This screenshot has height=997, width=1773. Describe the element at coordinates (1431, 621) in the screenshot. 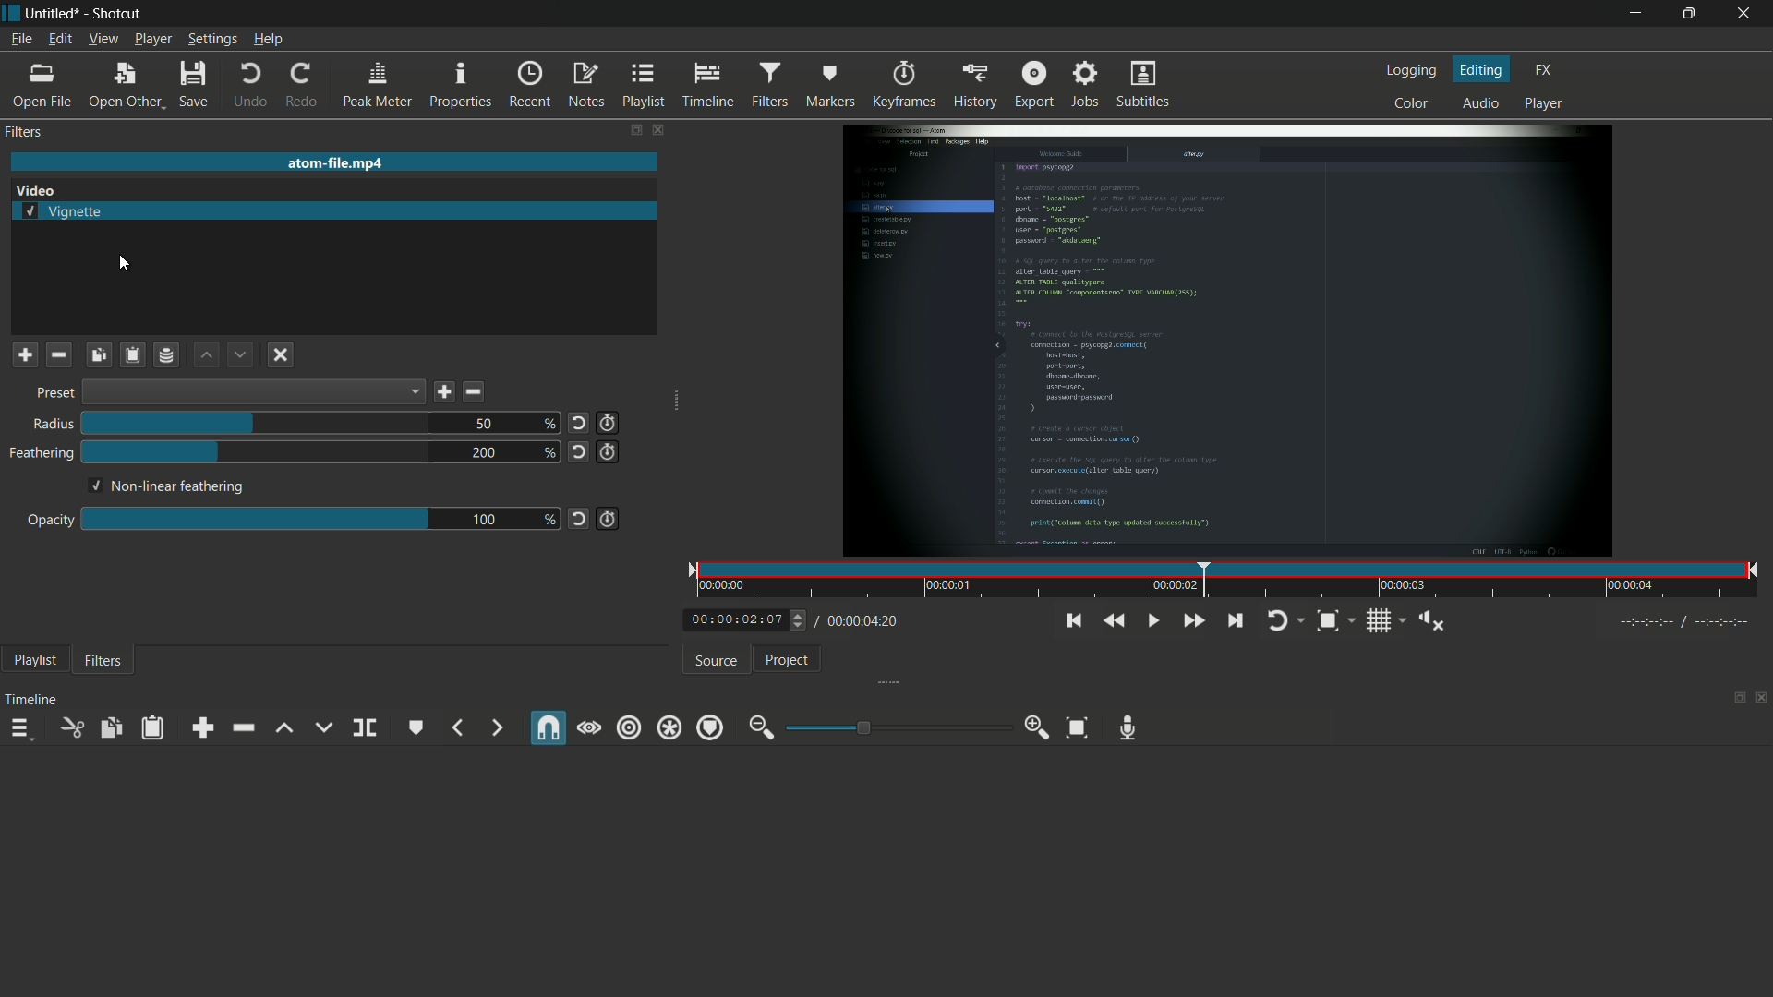

I see `show volume control` at that location.